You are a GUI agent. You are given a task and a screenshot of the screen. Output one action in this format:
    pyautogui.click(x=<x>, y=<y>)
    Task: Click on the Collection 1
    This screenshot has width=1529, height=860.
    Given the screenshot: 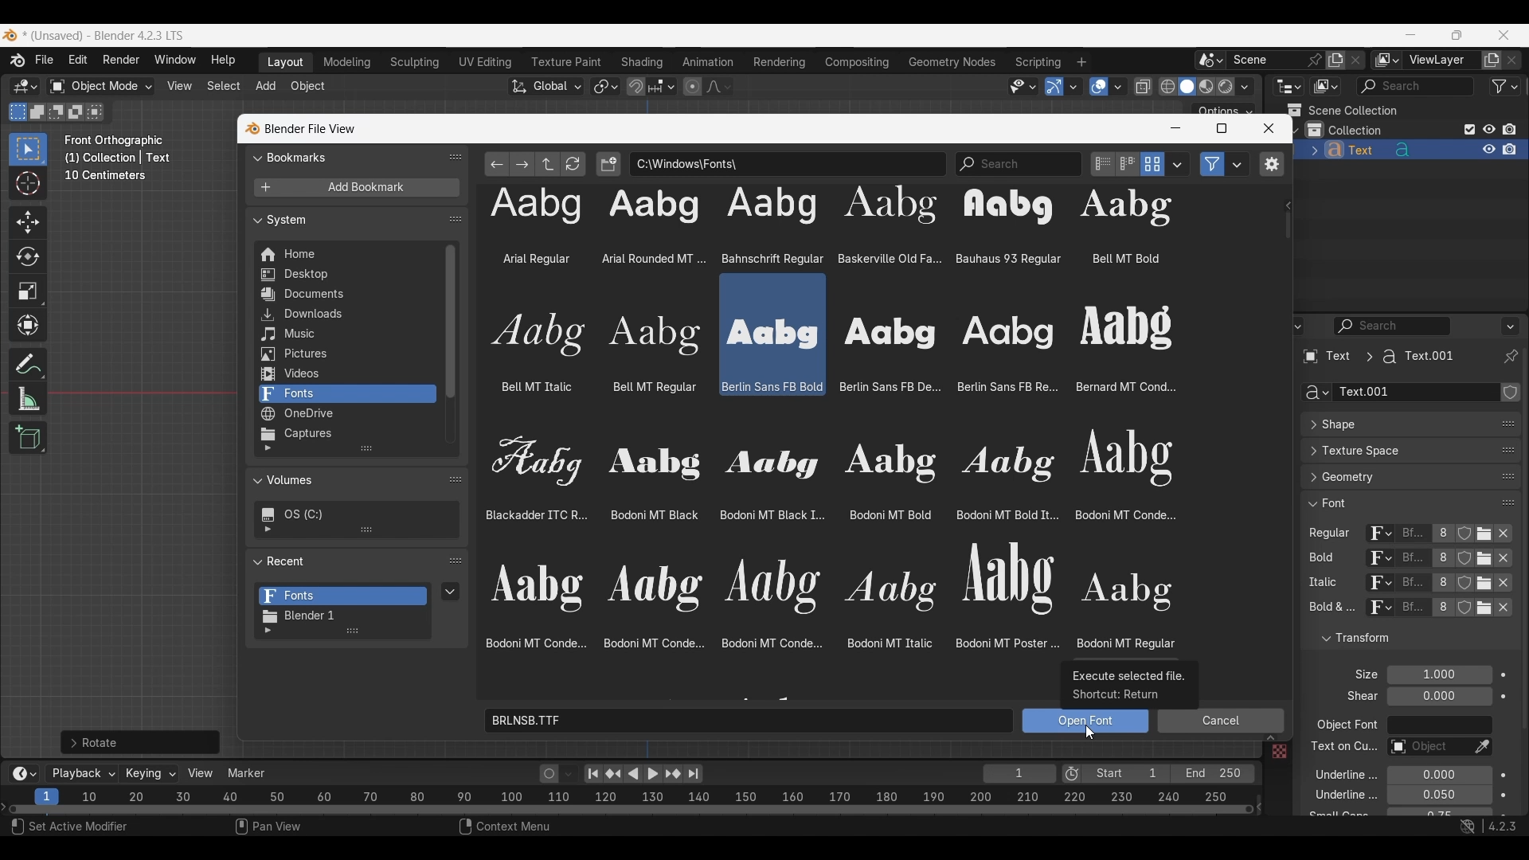 What is the action you would take?
    pyautogui.click(x=1347, y=130)
    